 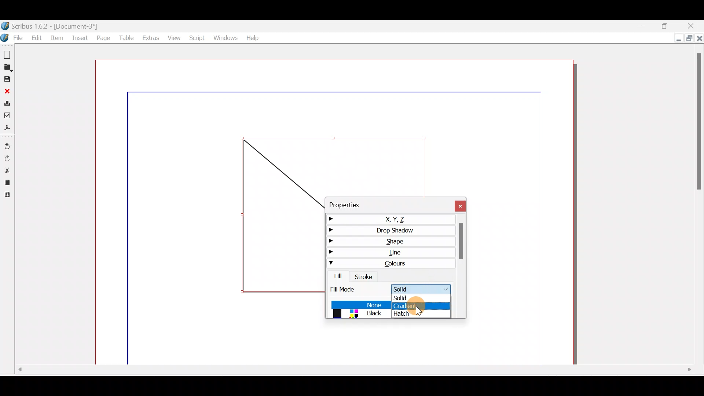 I want to click on Scroll bar, so click(x=699, y=206).